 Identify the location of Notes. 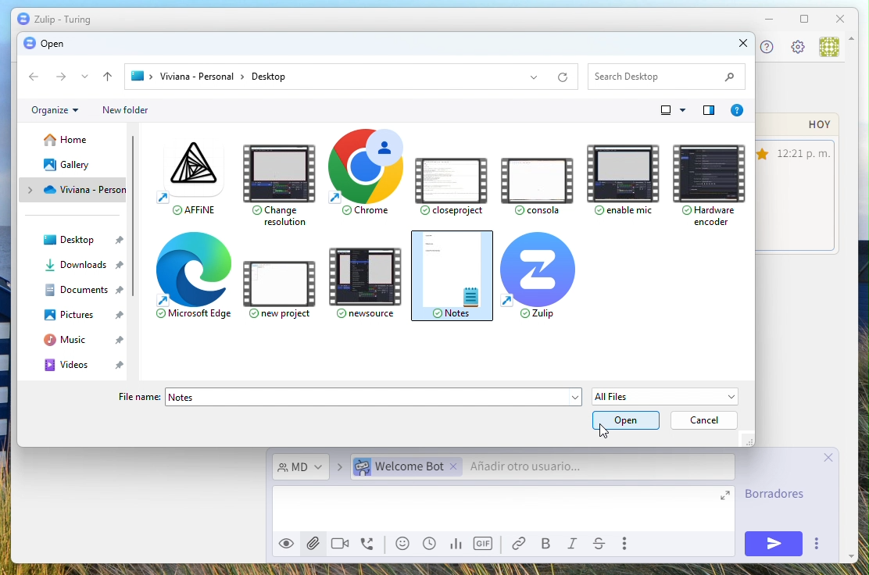
(374, 397).